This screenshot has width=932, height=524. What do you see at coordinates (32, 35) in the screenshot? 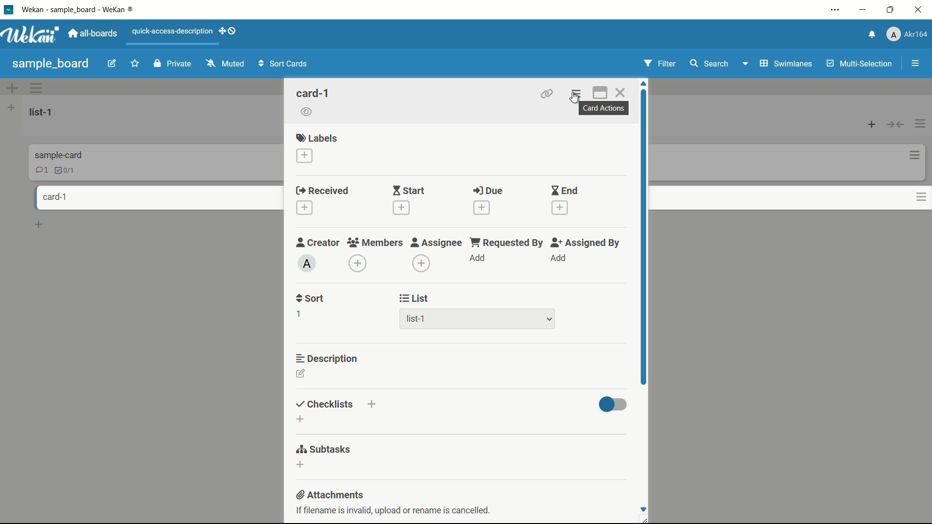
I see `Wekan logo` at bounding box center [32, 35].